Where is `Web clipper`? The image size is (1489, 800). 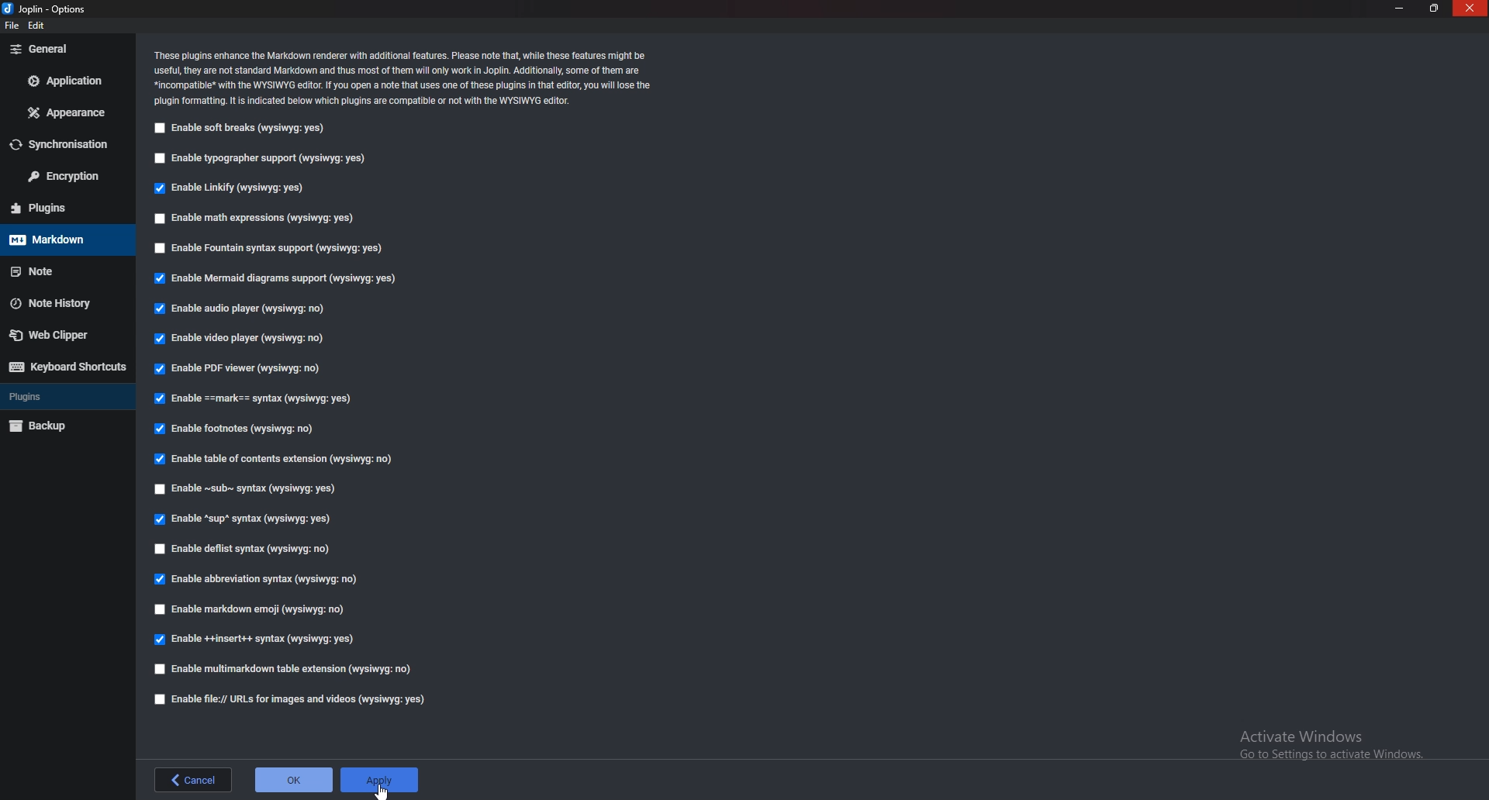 Web clipper is located at coordinates (58, 336).